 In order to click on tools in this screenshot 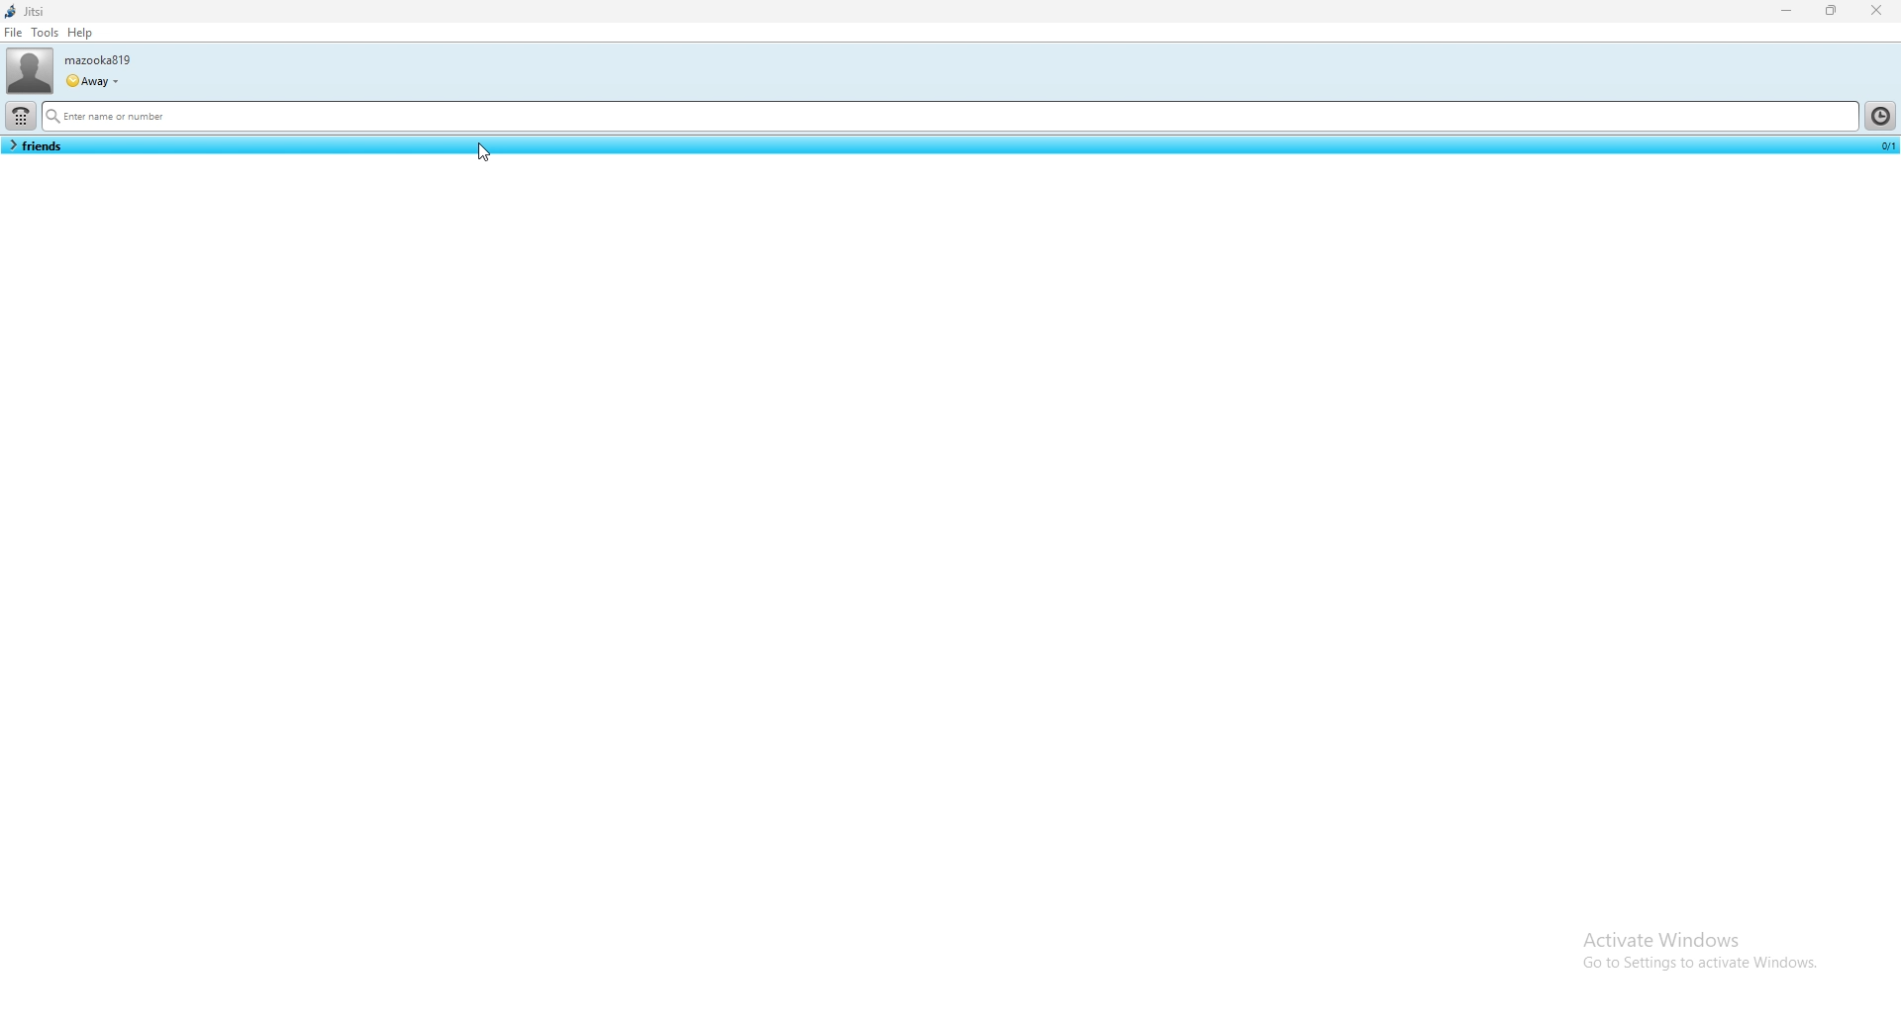, I will do `click(44, 32)`.